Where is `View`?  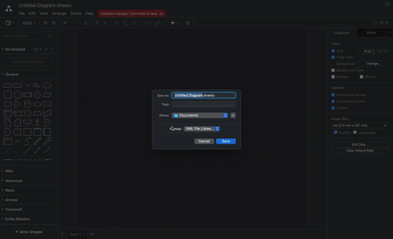 View is located at coordinates (336, 43).